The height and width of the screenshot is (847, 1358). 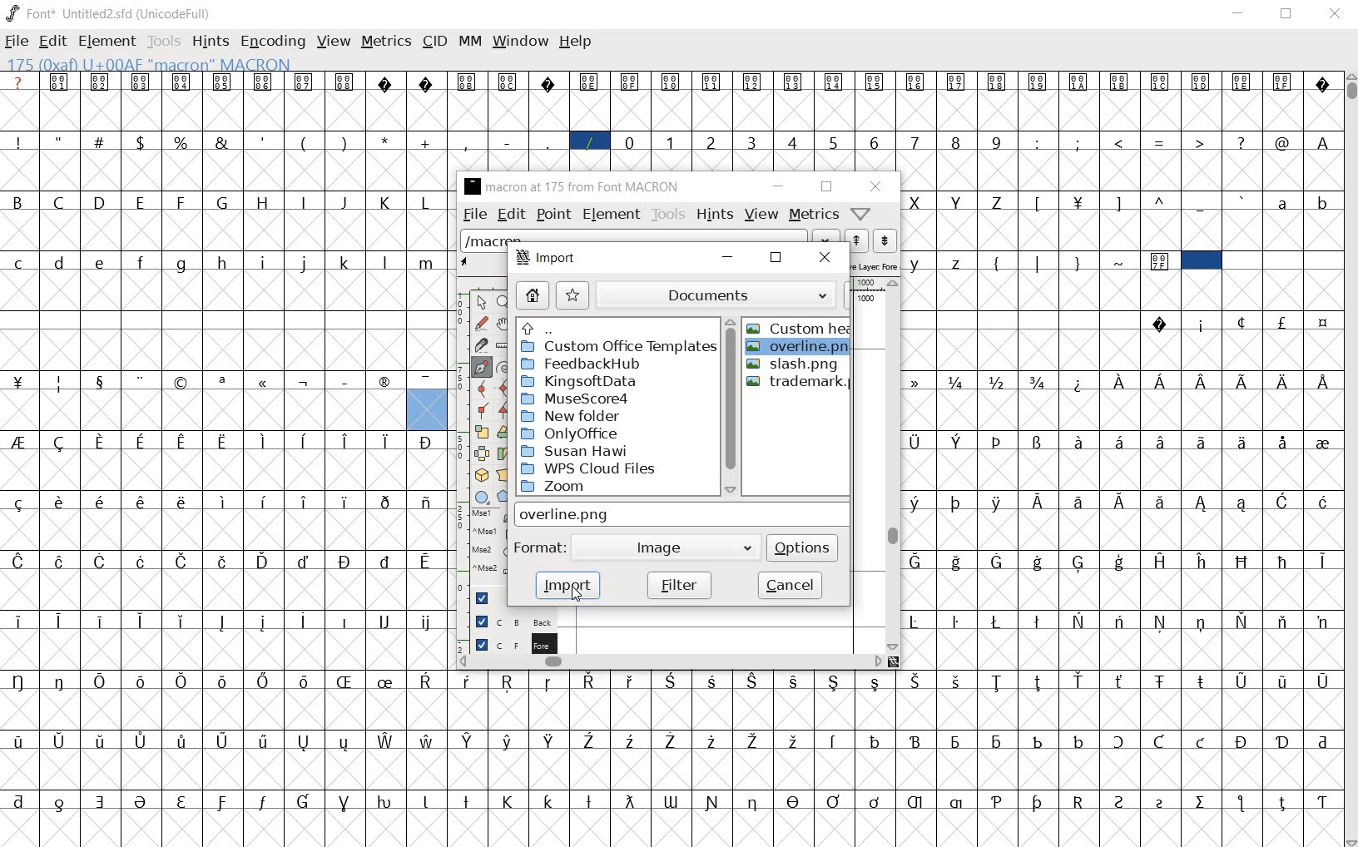 What do you see at coordinates (1321, 202) in the screenshot?
I see `b` at bounding box center [1321, 202].